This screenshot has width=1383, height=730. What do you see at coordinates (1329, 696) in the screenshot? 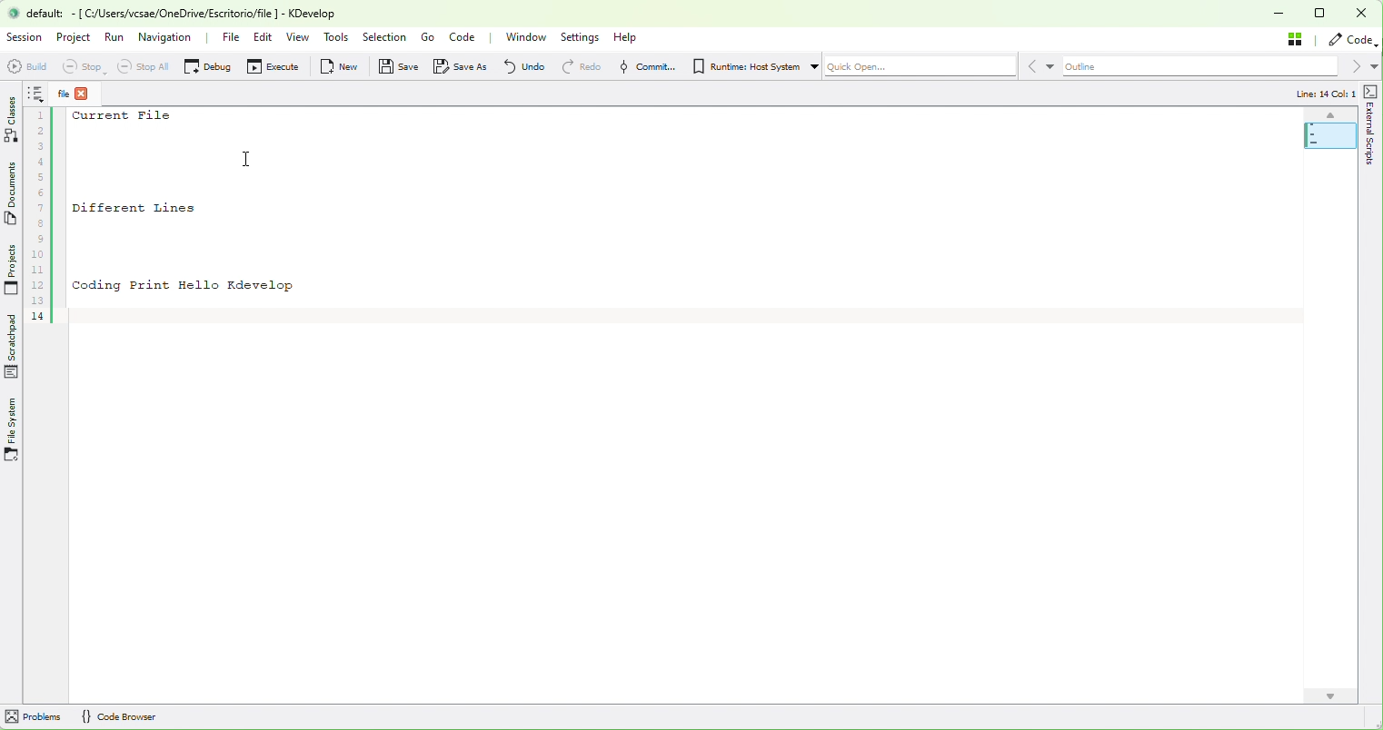
I see `down` at bounding box center [1329, 696].